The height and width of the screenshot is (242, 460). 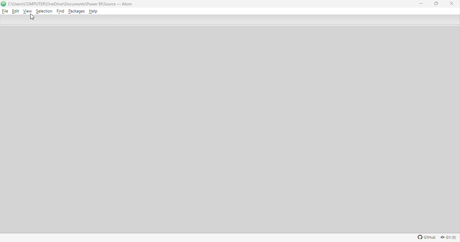 What do you see at coordinates (28, 11) in the screenshot?
I see `View` at bounding box center [28, 11].